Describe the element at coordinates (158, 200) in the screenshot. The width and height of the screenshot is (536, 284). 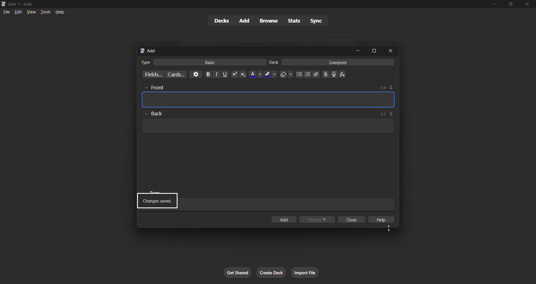
I see `status update` at that location.